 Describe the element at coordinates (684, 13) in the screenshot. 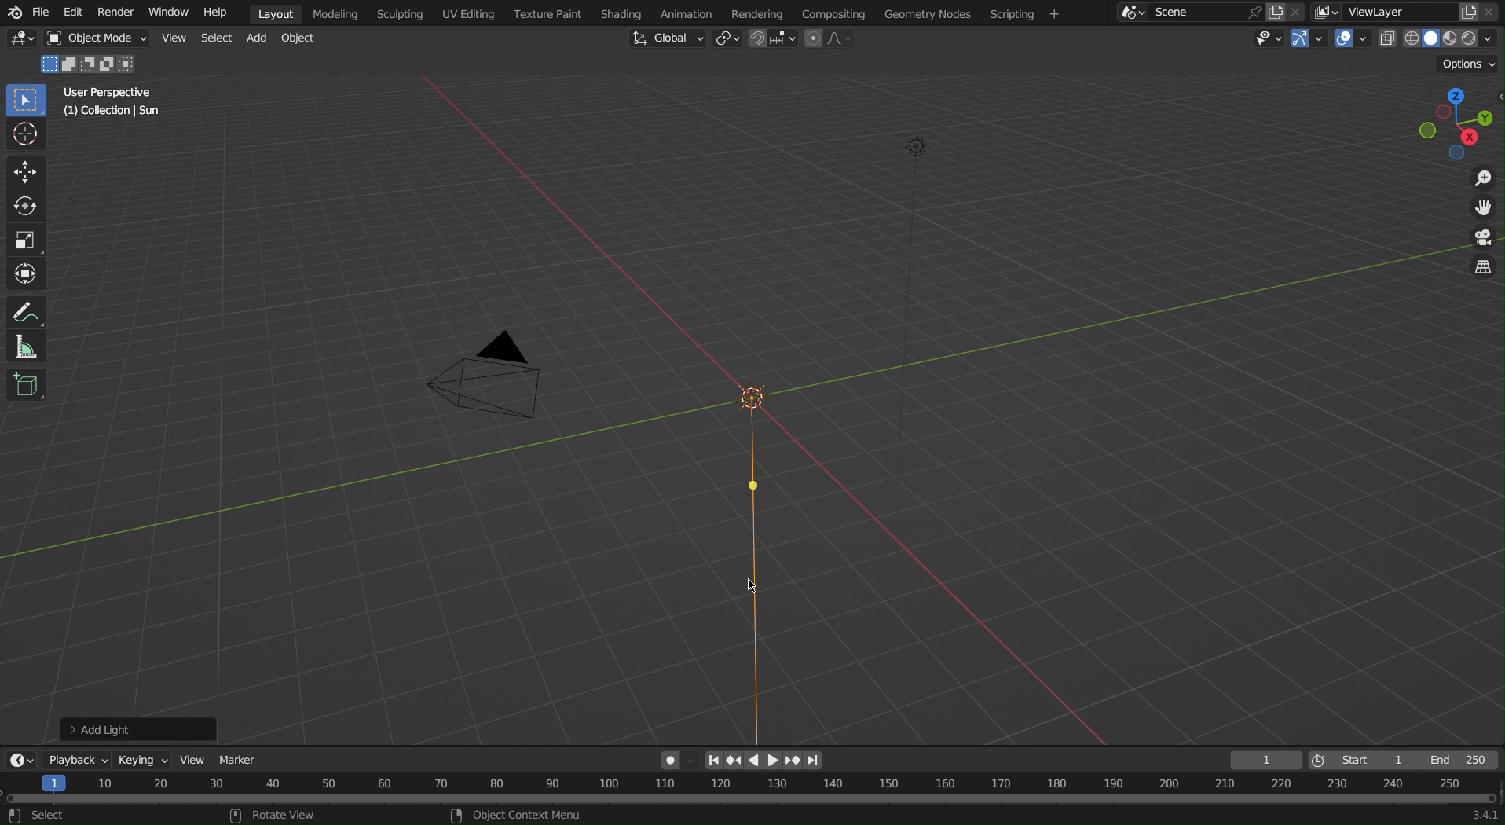

I see `Animation` at that location.